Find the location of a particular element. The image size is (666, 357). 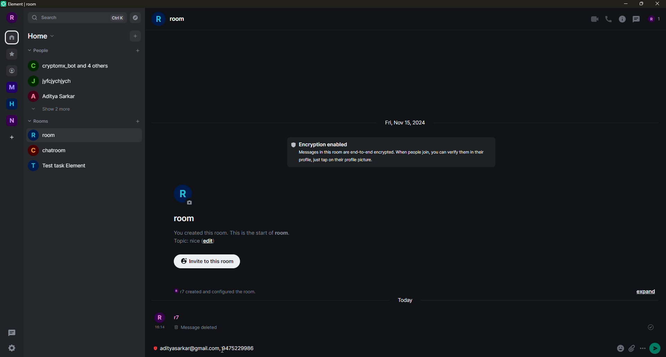

encryption enabled is located at coordinates (321, 143).